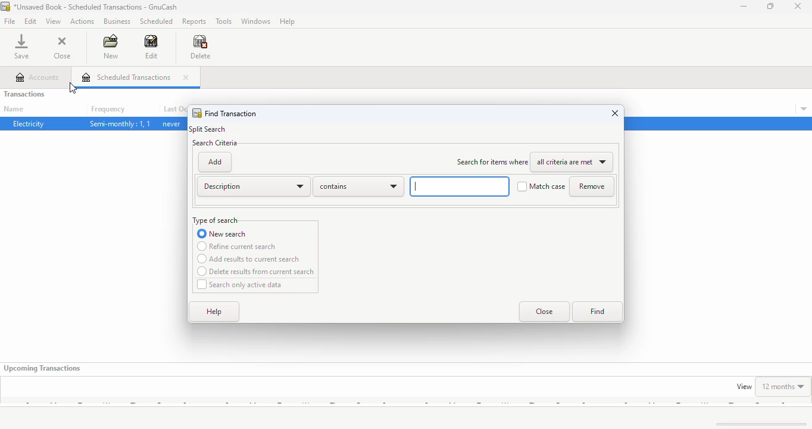 Image resolution: width=812 pixels, height=429 pixels. Describe the element at coordinates (21, 46) in the screenshot. I see `save` at that location.